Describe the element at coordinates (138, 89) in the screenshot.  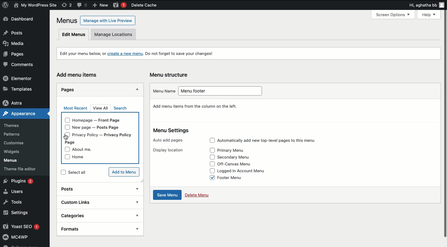
I see `Hide` at that location.